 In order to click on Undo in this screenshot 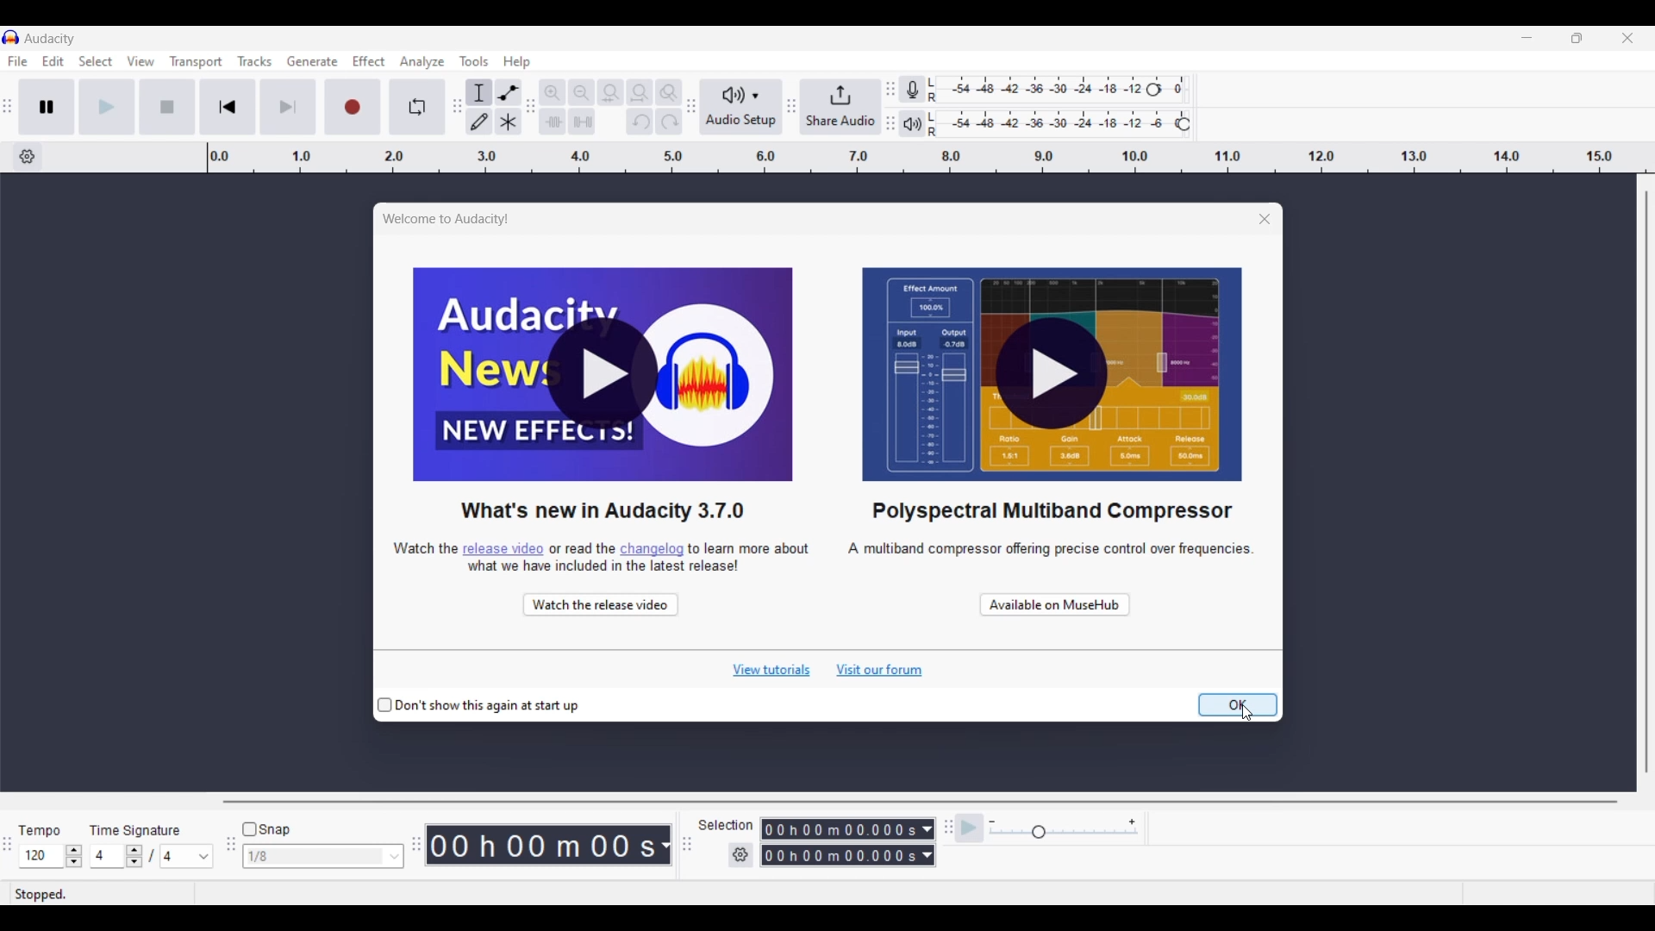, I will do `click(640, 121)`.